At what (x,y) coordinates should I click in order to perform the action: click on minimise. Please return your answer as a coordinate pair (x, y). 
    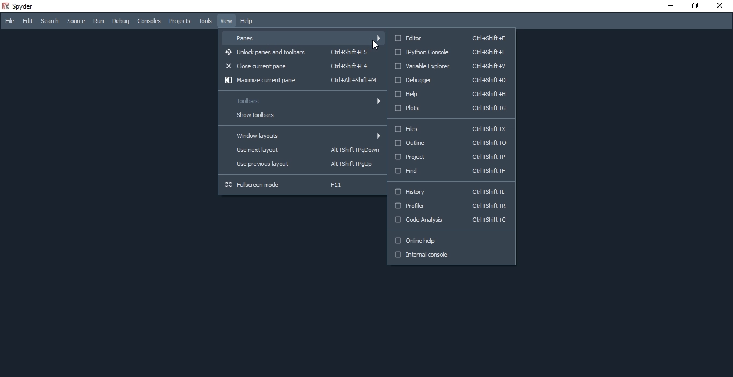
    Looking at the image, I should click on (669, 8).